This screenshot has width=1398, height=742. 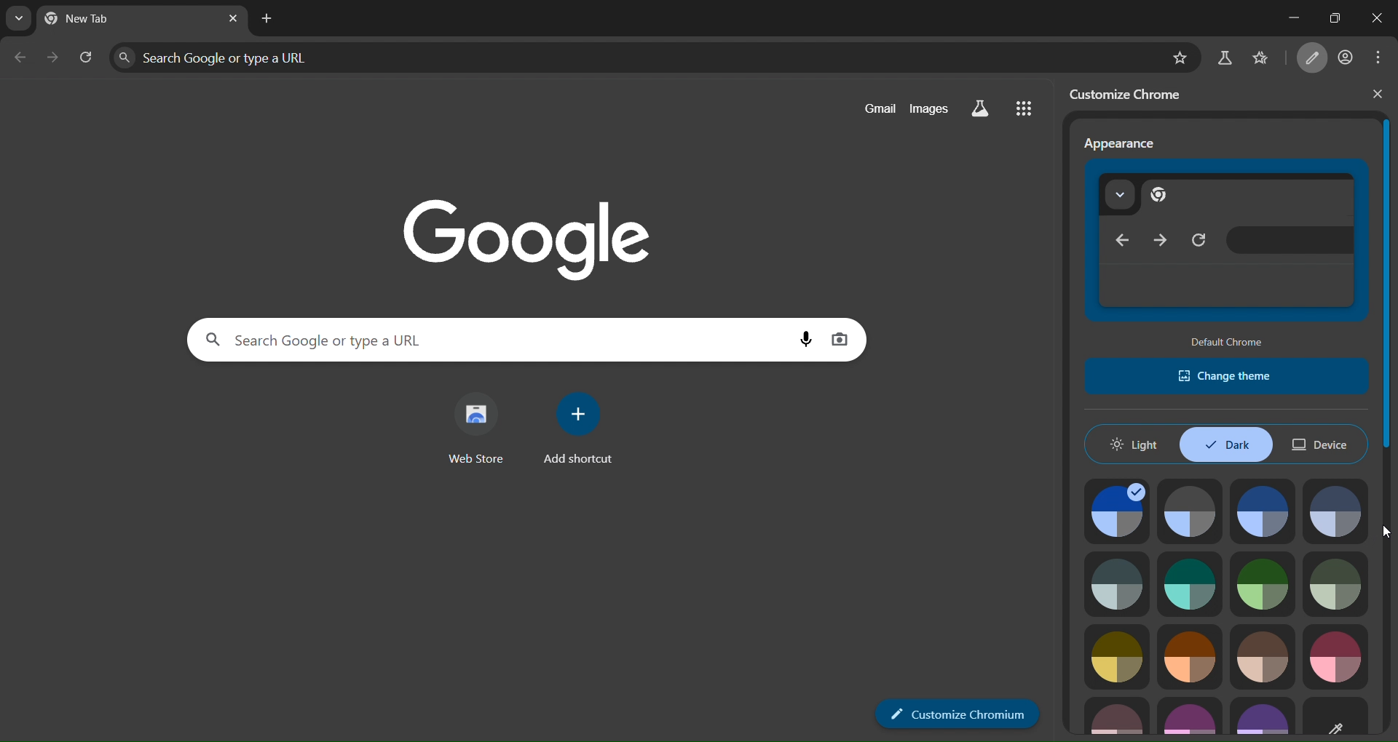 What do you see at coordinates (1136, 93) in the screenshot?
I see `customize chrome` at bounding box center [1136, 93].